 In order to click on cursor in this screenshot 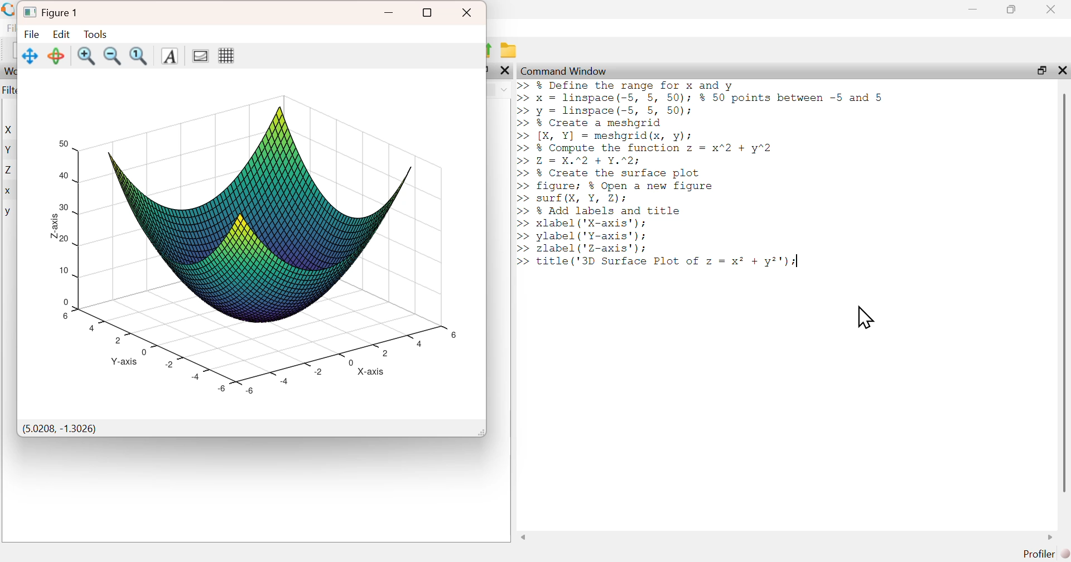, I will do `click(865, 317)`.